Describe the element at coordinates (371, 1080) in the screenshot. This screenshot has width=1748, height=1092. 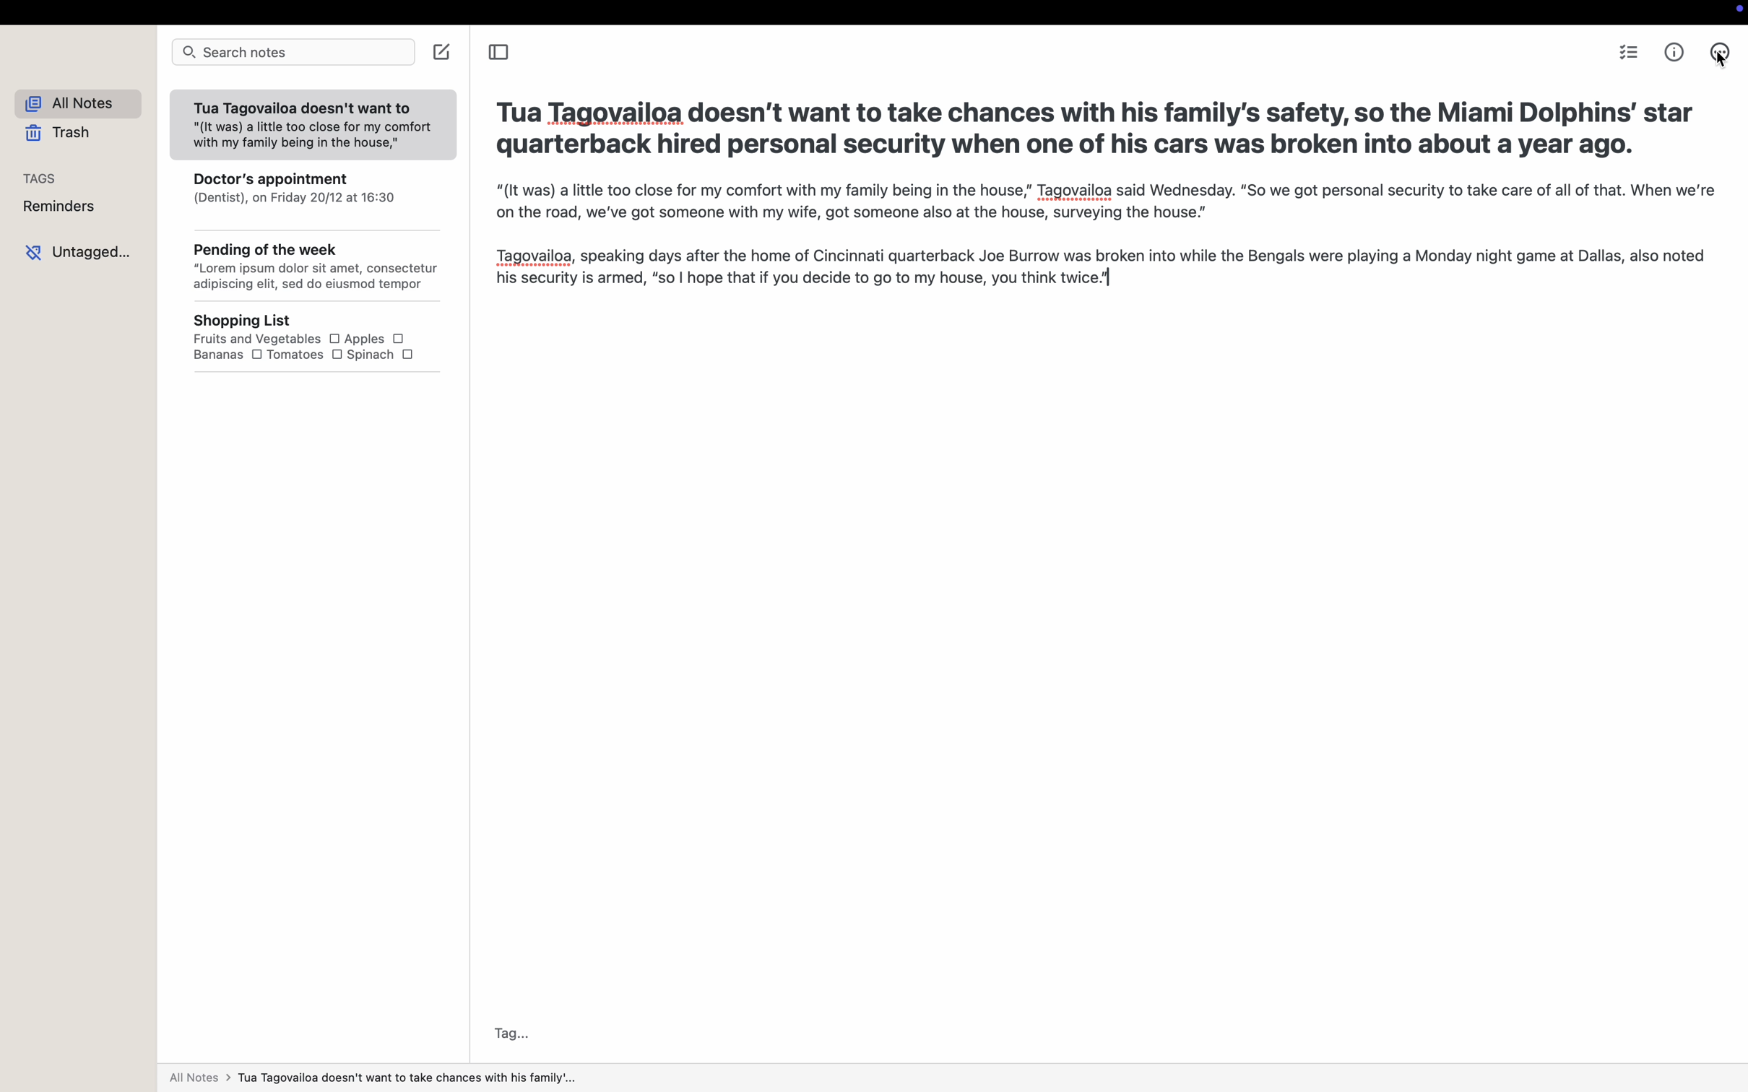
I see `all notes` at that location.